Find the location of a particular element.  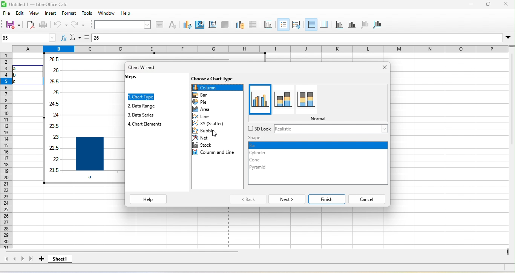

title is located at coordinates (36, 5).